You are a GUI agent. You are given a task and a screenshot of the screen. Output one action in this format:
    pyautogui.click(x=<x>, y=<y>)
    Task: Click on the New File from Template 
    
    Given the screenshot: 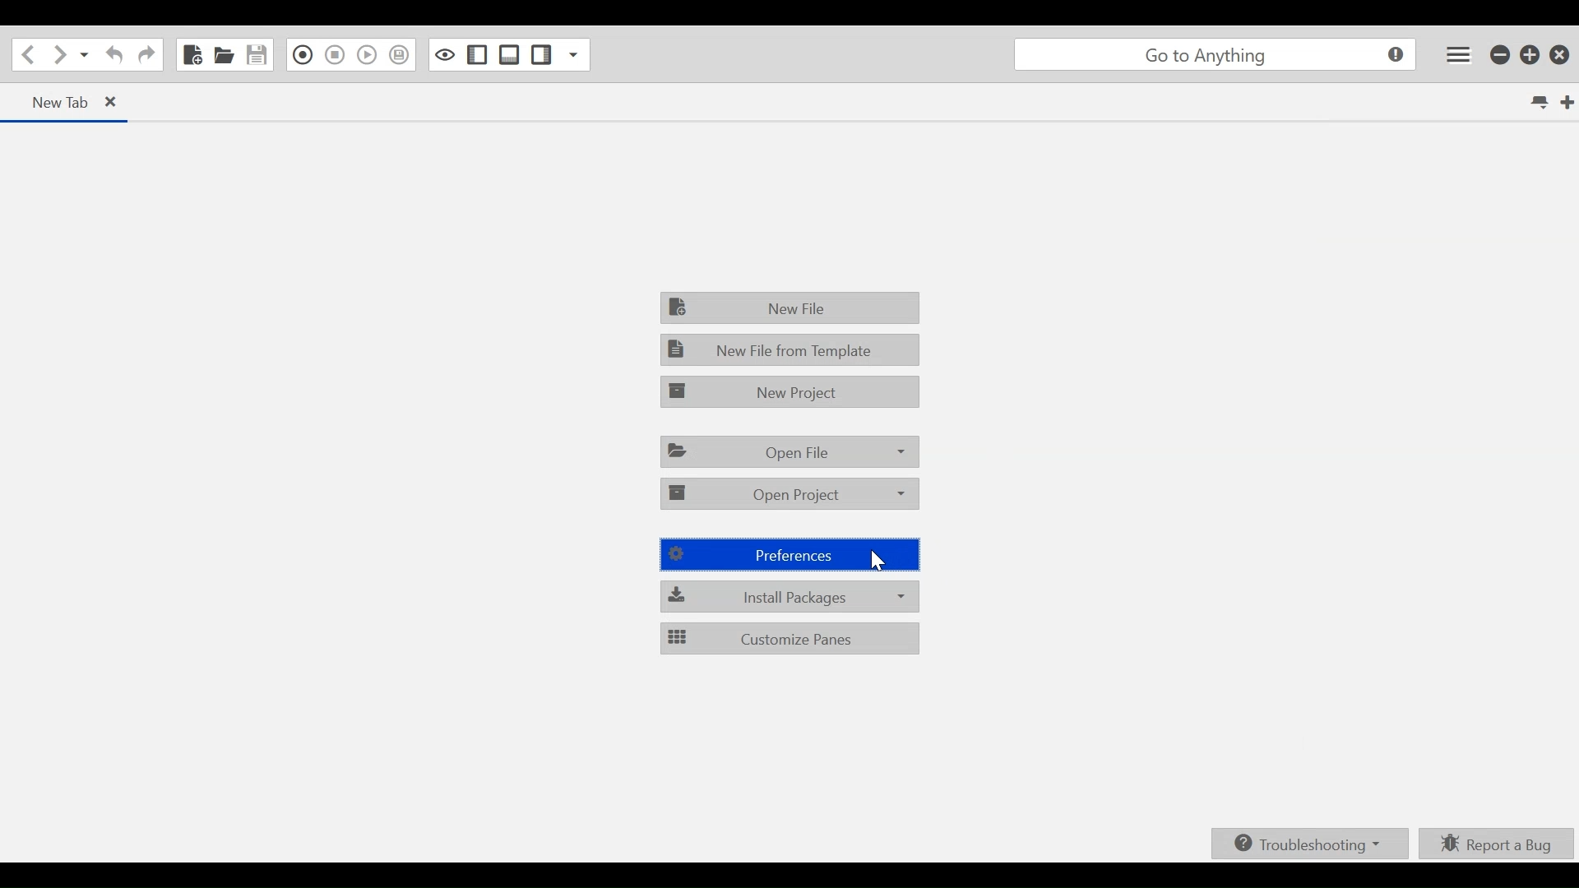 What is the action you would take?
    pyautogui.click(x=789, y=349)
    